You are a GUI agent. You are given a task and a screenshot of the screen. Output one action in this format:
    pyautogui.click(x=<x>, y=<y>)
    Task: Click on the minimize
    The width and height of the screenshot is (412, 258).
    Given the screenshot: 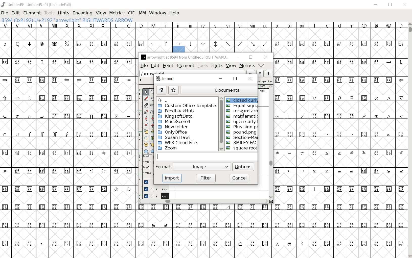 What is the action you would take?
    pyautogui.click(x=236, y=57)
    